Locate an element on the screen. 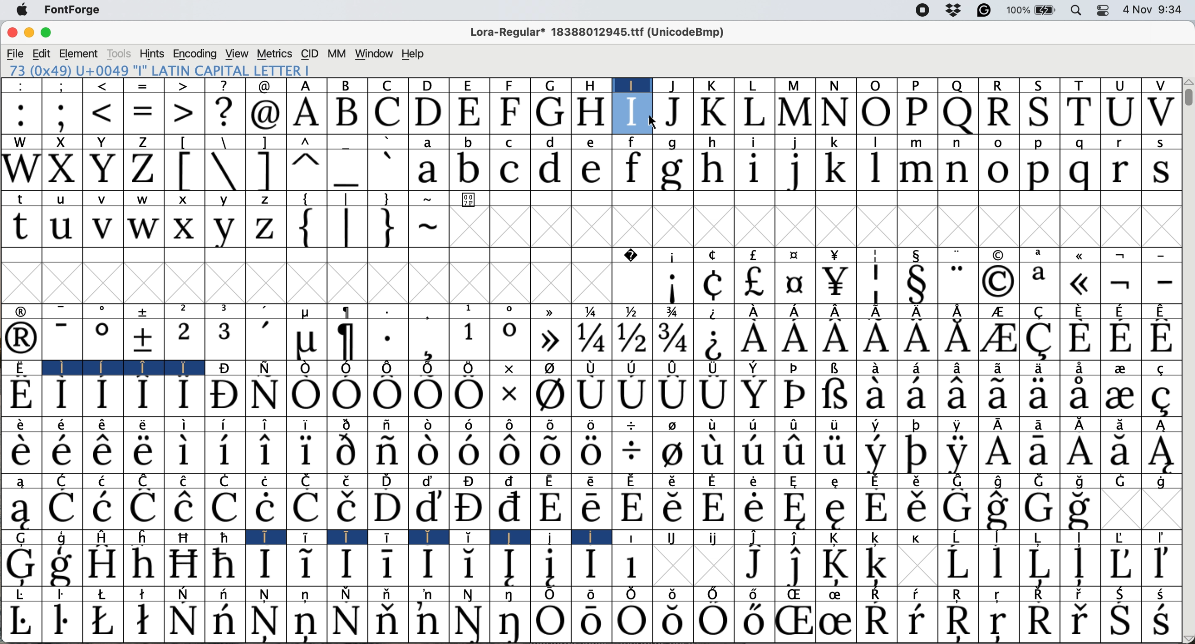 The height and width of the screenshot is (644, 1195). Symbol is located at coordinates (1078, 396).